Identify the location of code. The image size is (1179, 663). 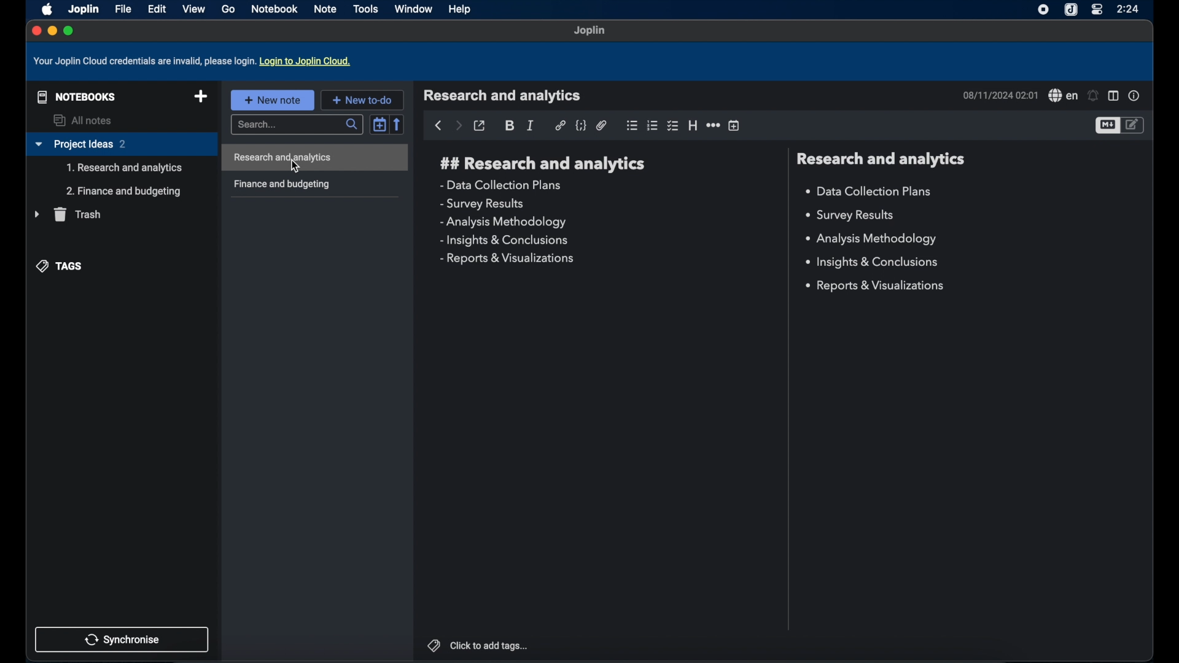
(582, 126).